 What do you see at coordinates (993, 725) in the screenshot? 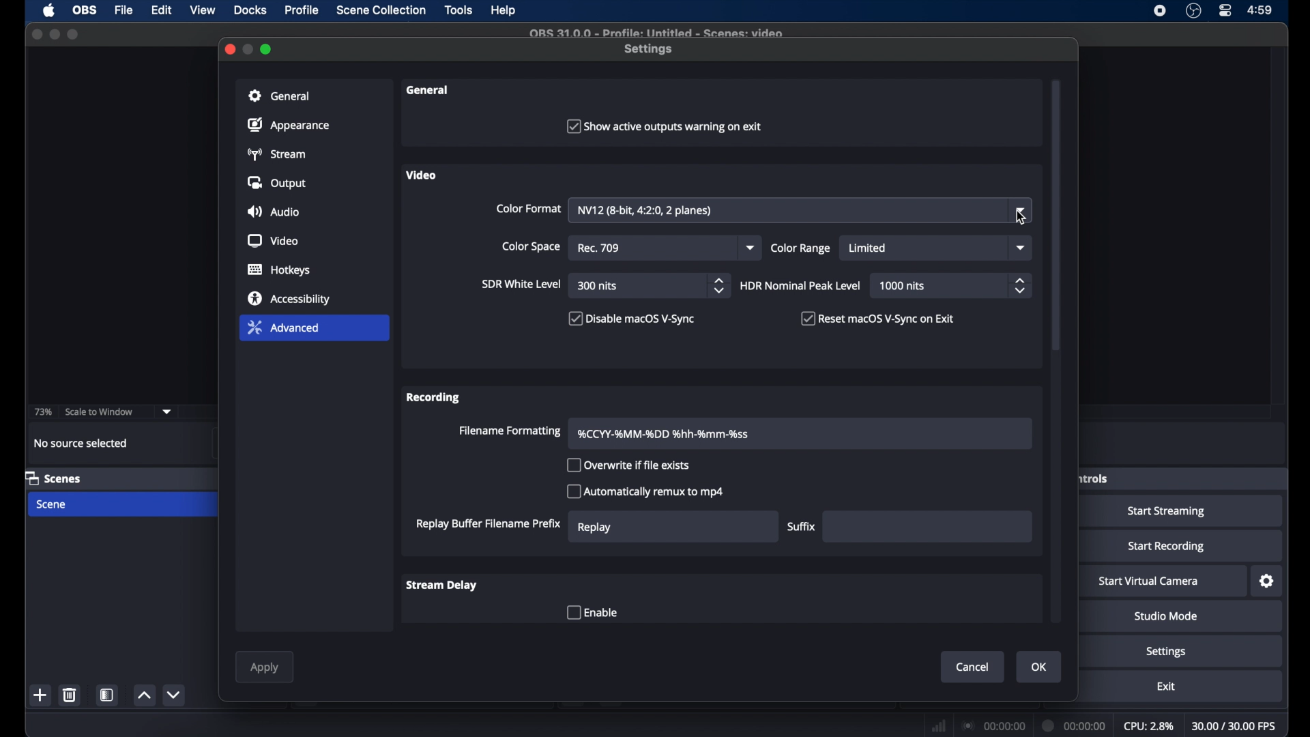
I see `00:00:00` at bounding box center [993, 725].